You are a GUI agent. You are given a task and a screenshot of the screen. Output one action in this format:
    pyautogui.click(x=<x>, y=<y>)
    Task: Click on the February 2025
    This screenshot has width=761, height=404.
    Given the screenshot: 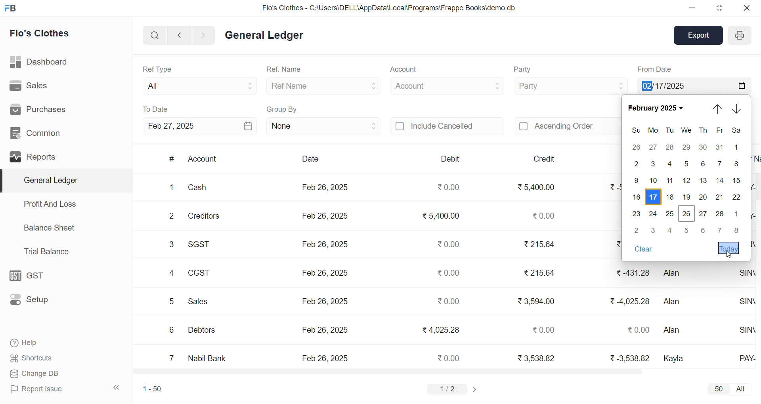 What is the action you would take?
    pyautogui.click(x=655, y=108)
    